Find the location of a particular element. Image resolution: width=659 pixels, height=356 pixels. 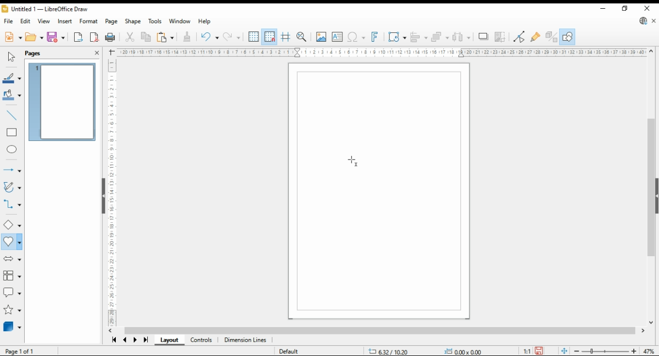

basic shapes is located at coordinates (12, 224).